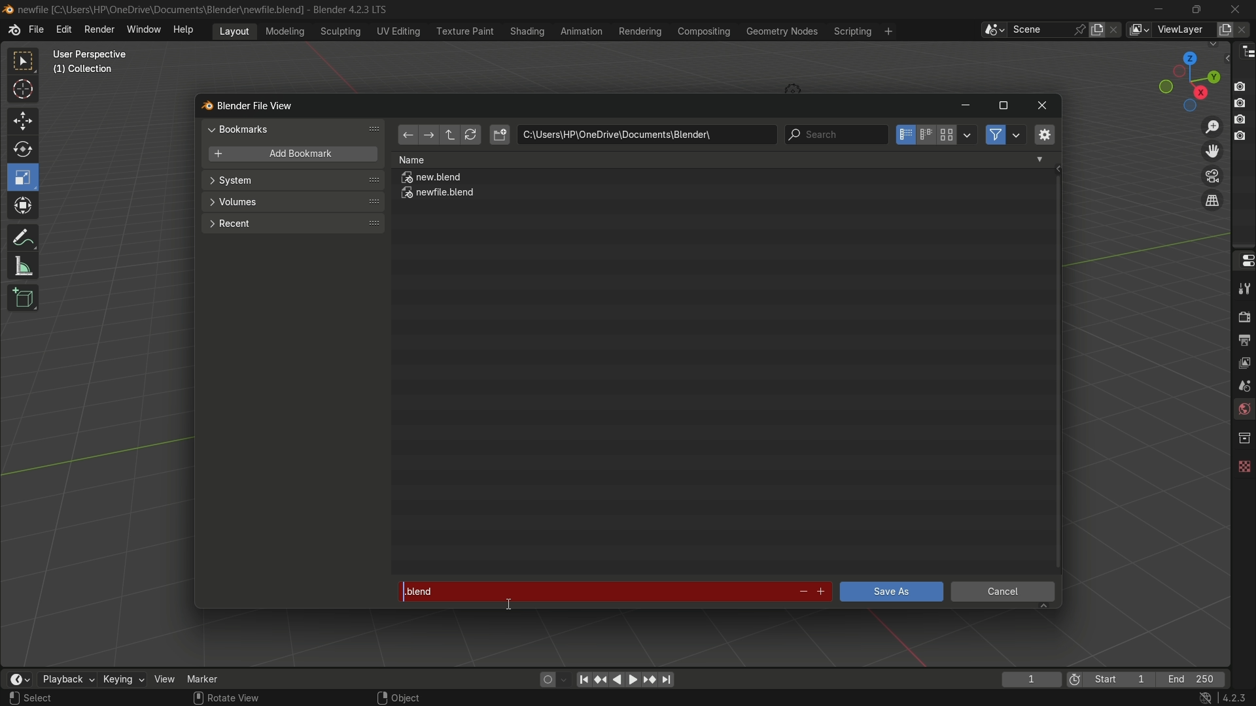 The width and height of the screenshot is (1256, 706). What do you see at coordinates (1039, 29) in the screenshot?
I see `scene name` at bounding box center [1039, 29].